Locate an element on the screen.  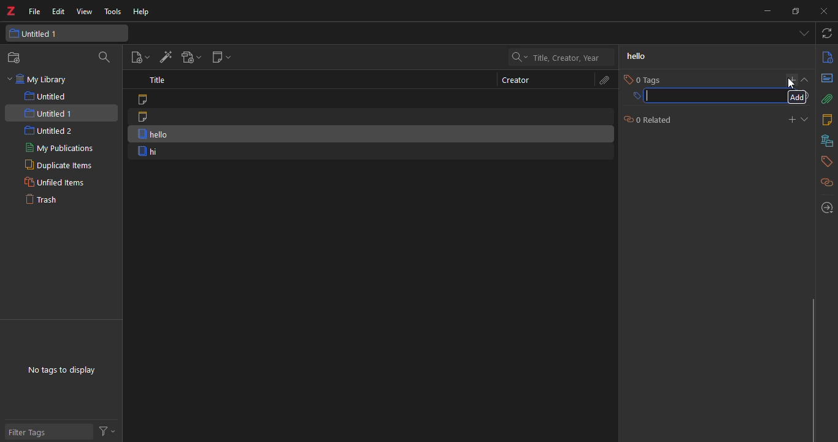
add is located at coordinates (798, 98).